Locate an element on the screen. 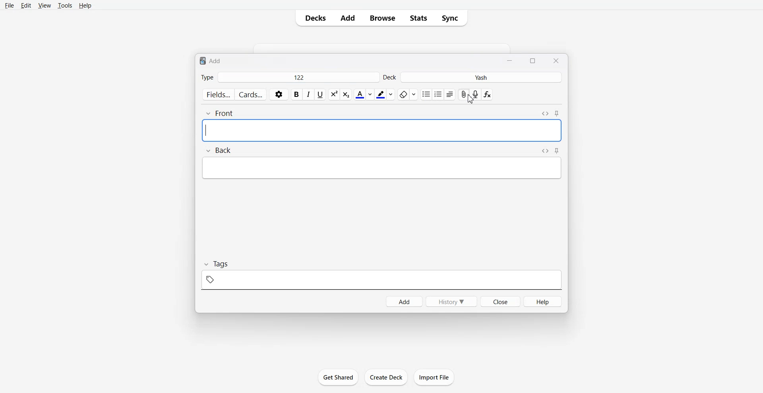 This screenshot has height=393, width=763. Deck is located at coordinates (391, 77).